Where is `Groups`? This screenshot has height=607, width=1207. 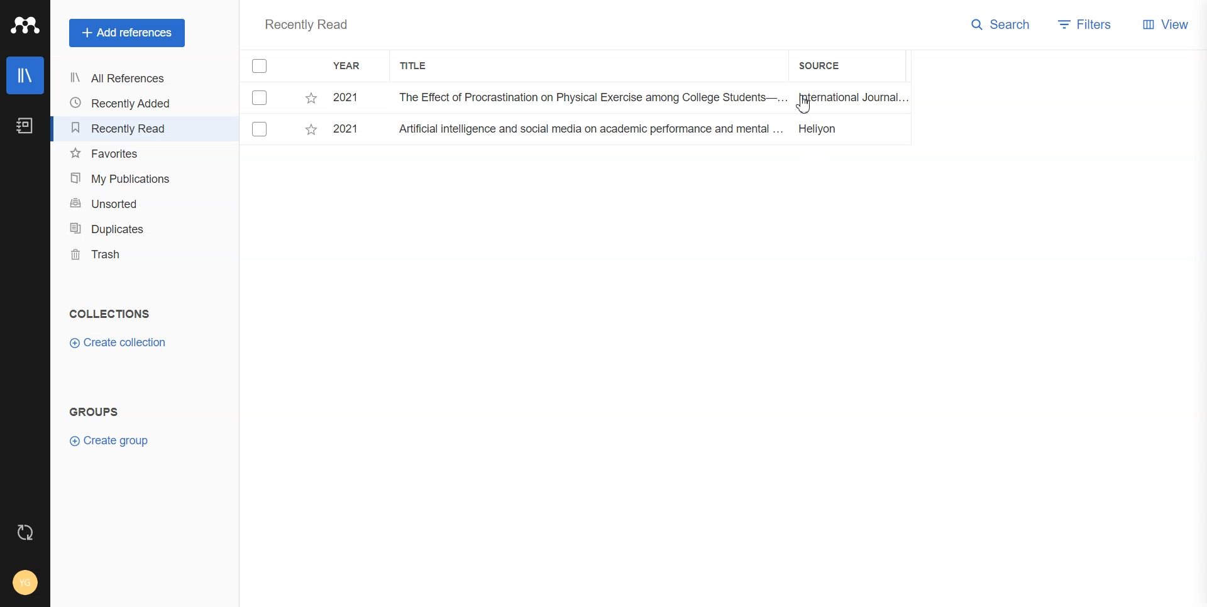 Groups is located at coordinates (97, 412).